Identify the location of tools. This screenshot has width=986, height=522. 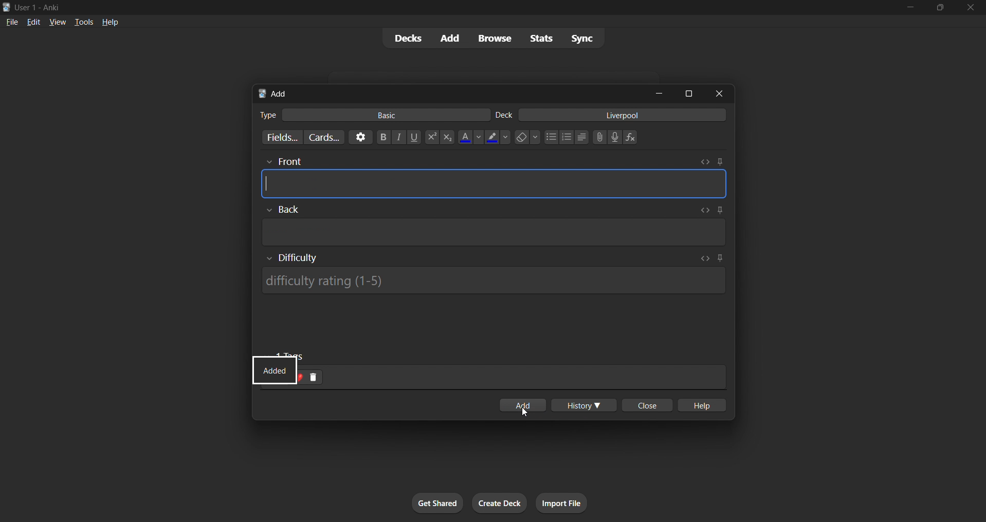
(83, 22).